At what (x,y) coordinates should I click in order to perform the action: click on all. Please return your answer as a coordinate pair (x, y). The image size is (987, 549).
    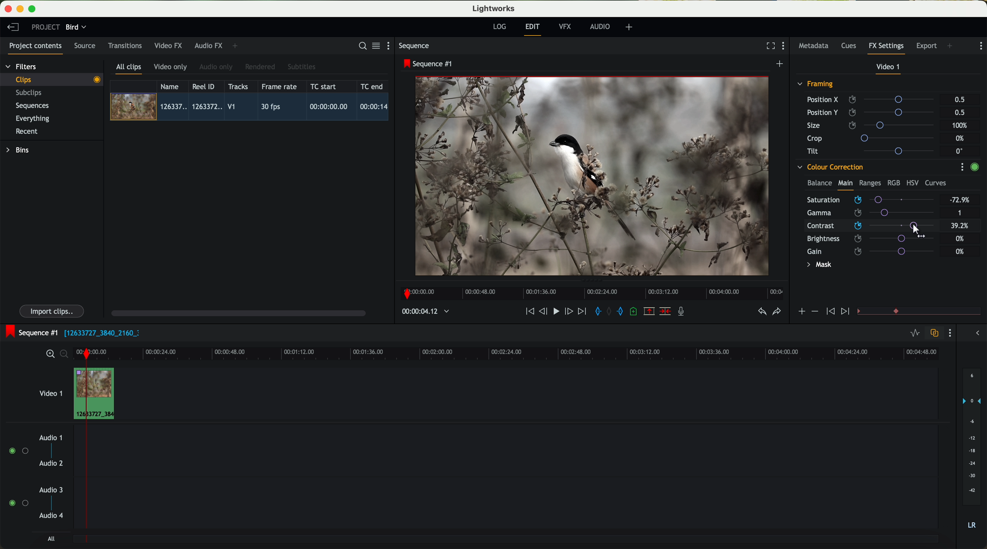
    Looking at the image, I should click on (51, 539).